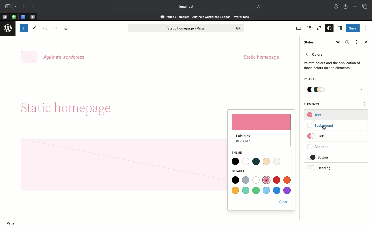 The image size is (372, 226). I want to click on Colors, so click(332, 60).